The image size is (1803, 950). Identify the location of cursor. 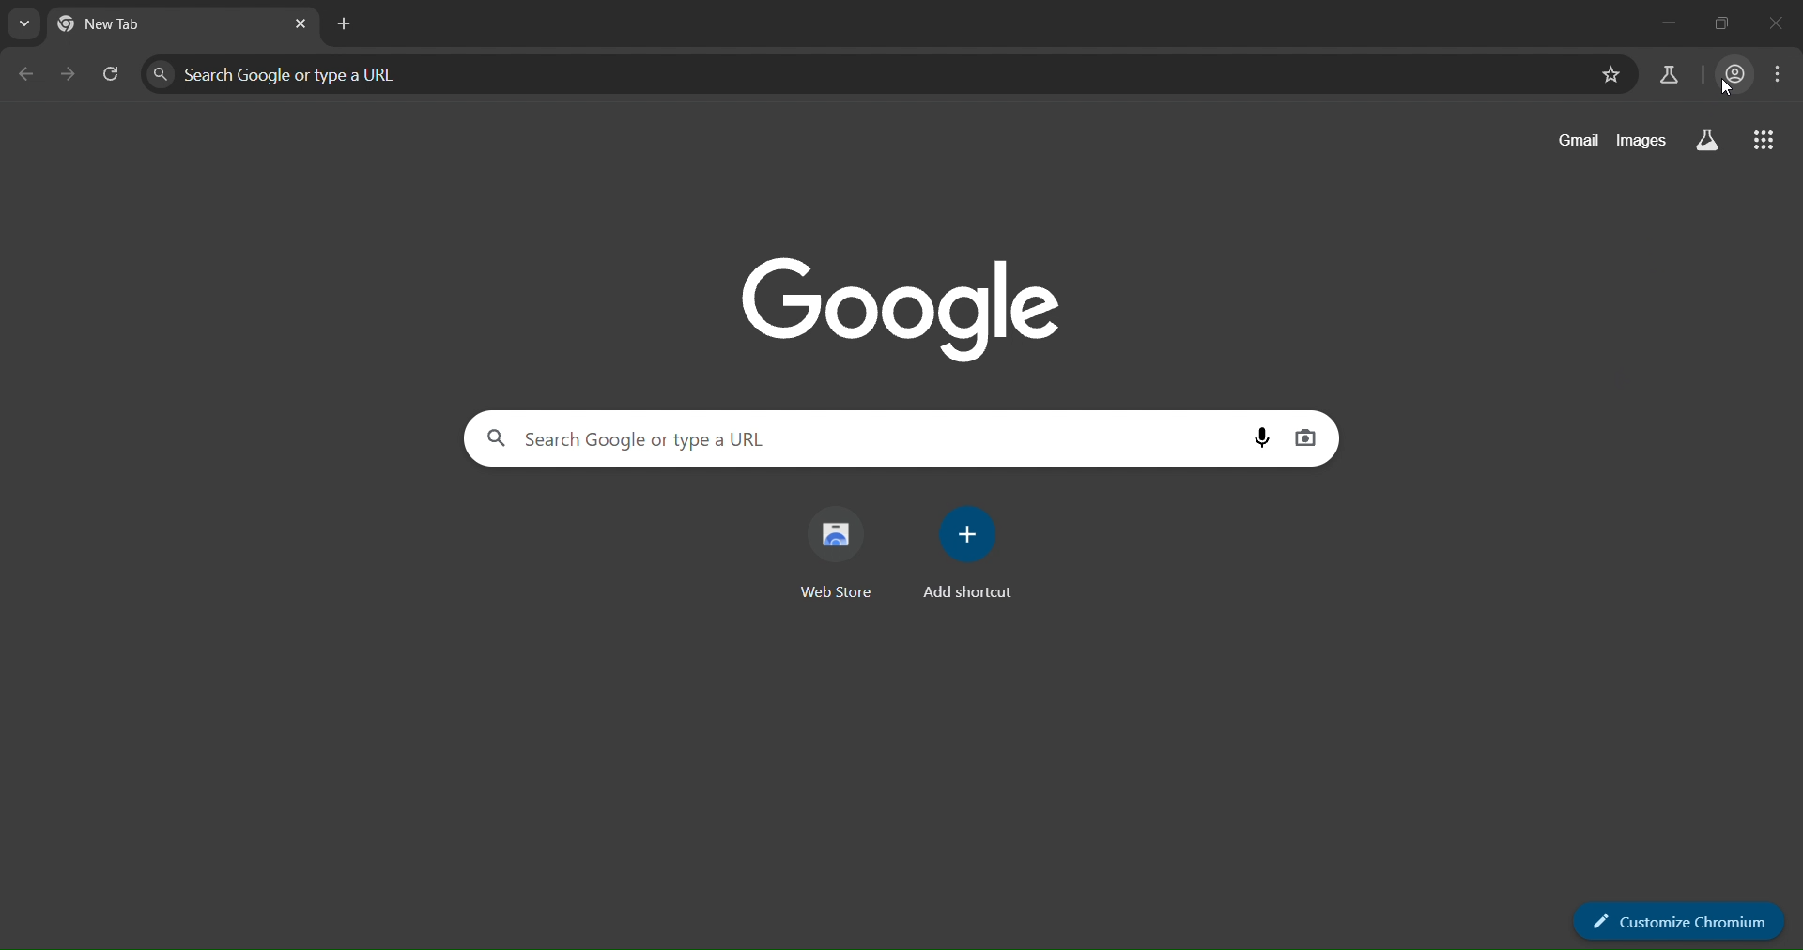
(1722, 94).